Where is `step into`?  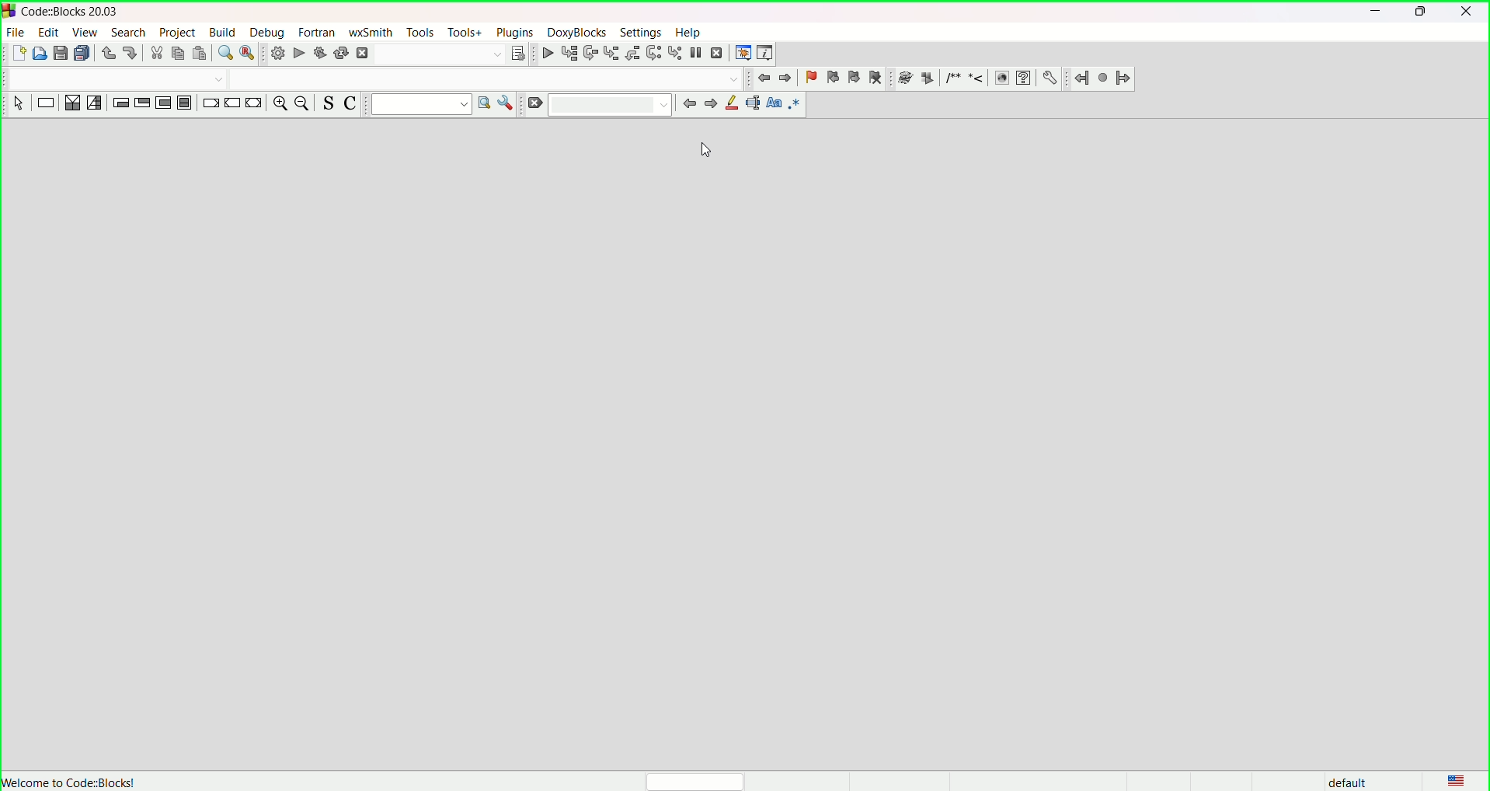
step into is located at coordinates (611, 52).